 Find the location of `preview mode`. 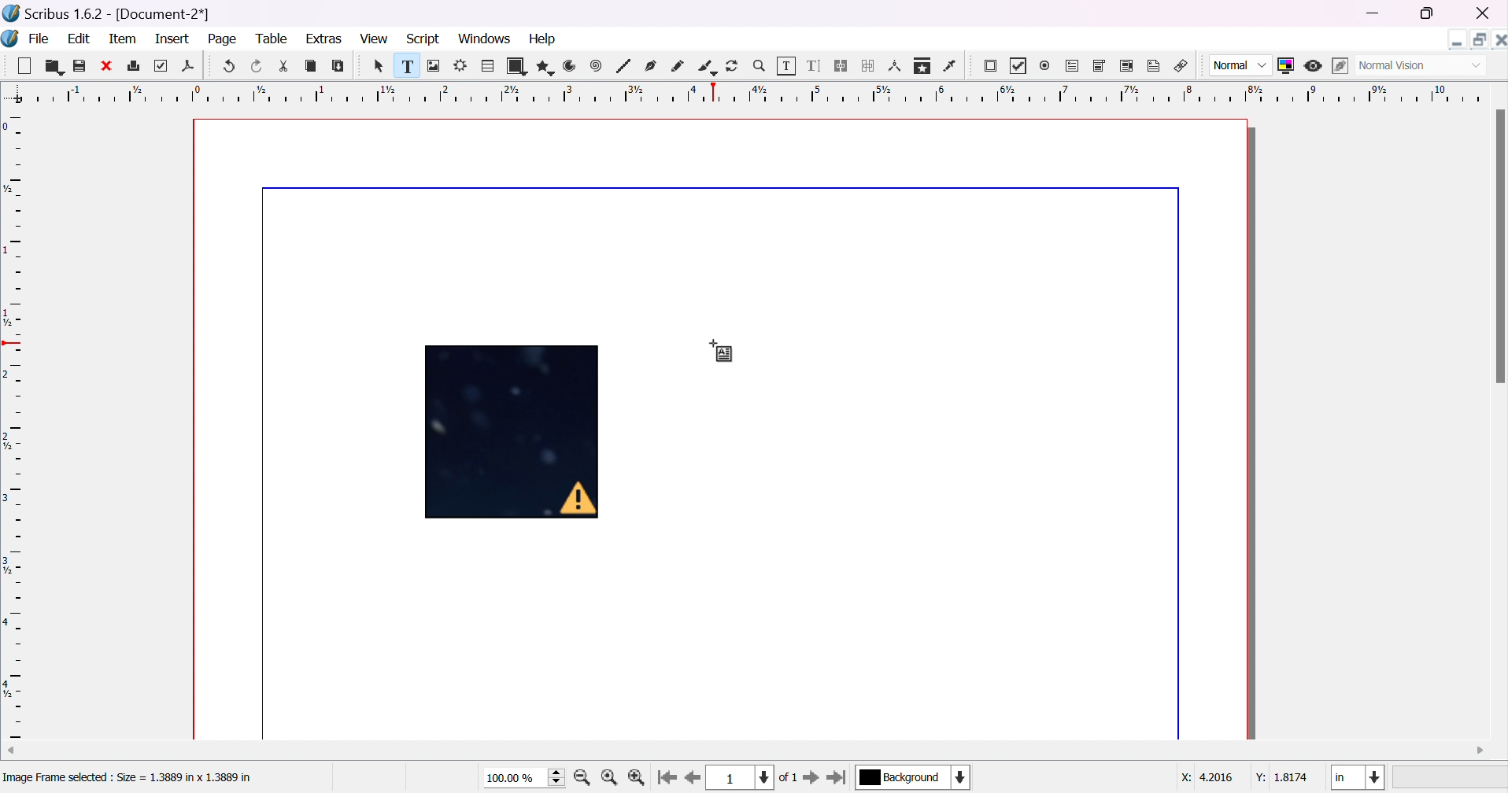

preview mode is located at coordinates (1315, 66).